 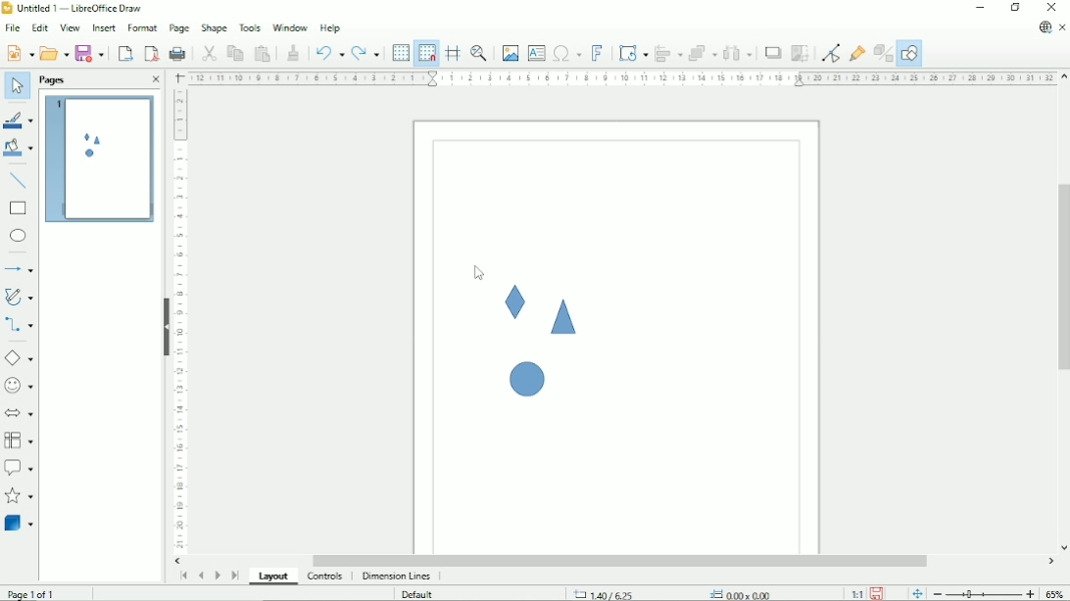 I want to click on Update available, so click(x=1045, y=27).